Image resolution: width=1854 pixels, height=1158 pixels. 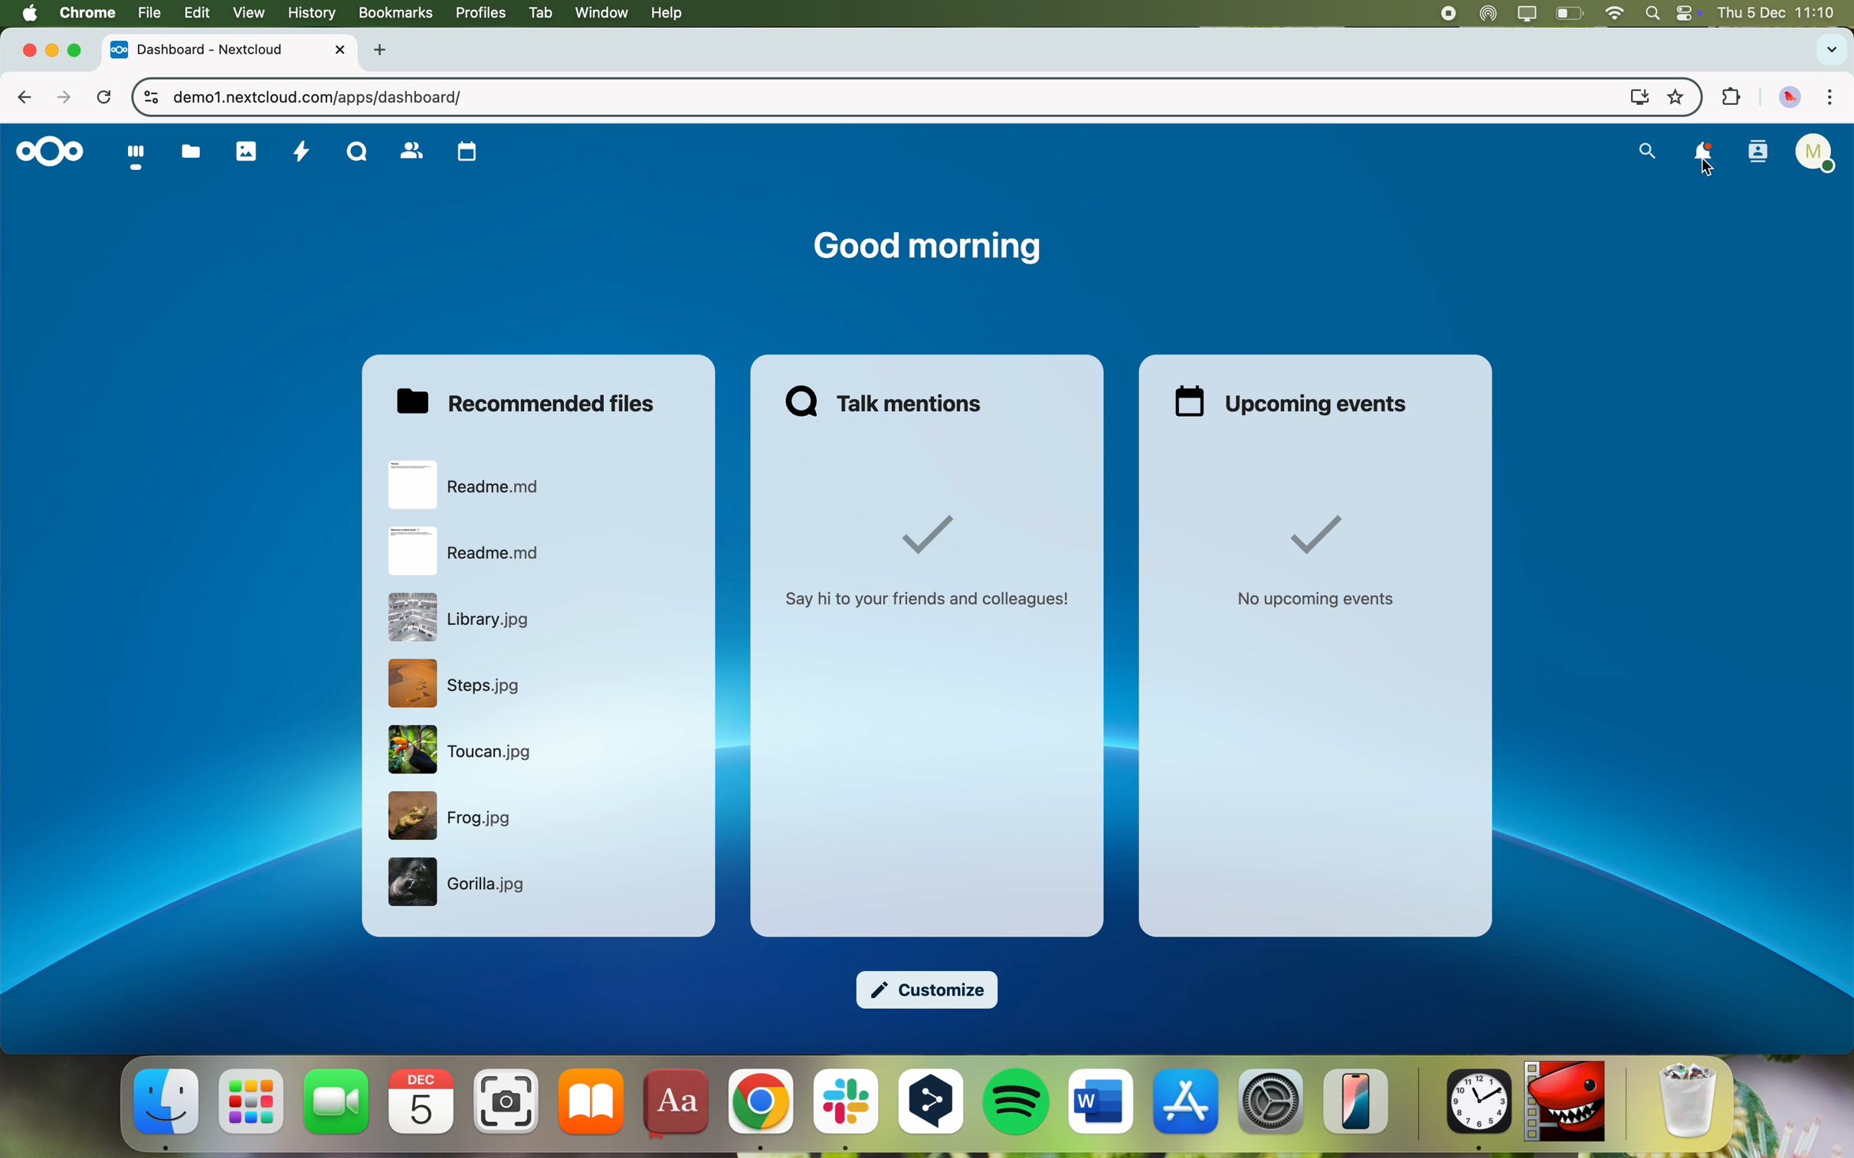 I want to click on navigate foward, so click(x=66, y=96).